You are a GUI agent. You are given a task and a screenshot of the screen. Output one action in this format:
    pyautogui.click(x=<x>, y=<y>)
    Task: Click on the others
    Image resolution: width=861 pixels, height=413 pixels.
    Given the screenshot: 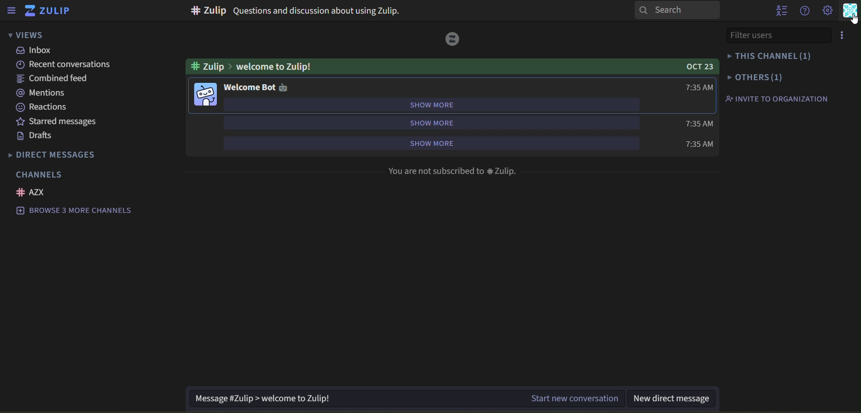 What is the action you would take?
    pyautogui.click(x=755, y=77)
    